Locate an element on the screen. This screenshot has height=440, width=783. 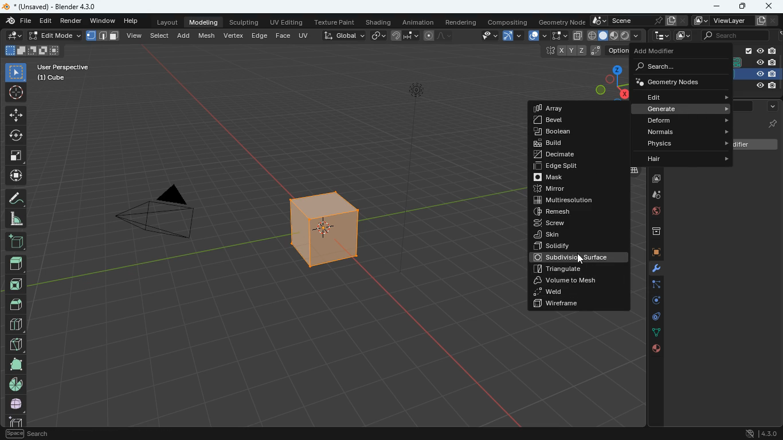
file is located at coordinates (16, 21).